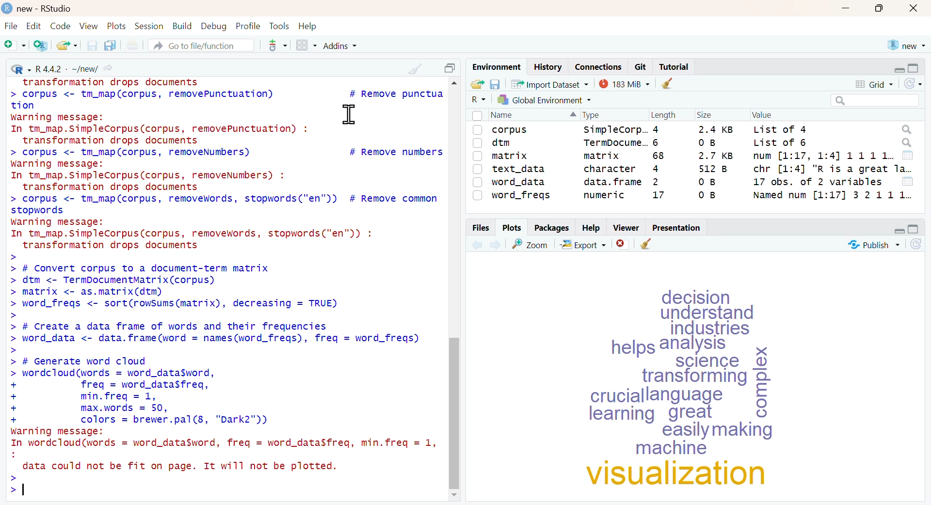 The image size is (931, 505). Describe the element at coordinates (846, 8) in the screenshot. I see `minimize` at that location.